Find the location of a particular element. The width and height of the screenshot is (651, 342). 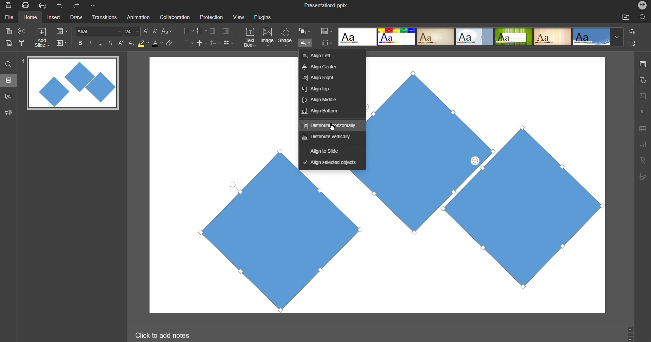

Paste is located at coordinates (9, 42).